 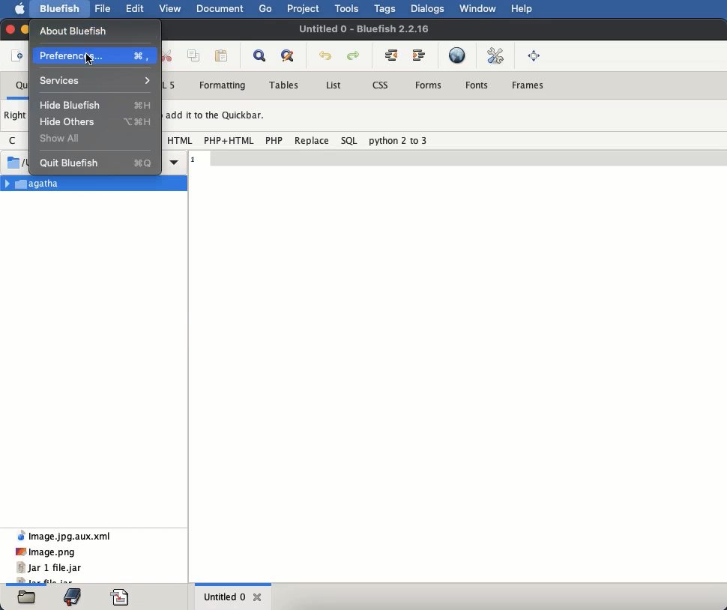 I want to click on Cursor, so click(x=90, y=61).